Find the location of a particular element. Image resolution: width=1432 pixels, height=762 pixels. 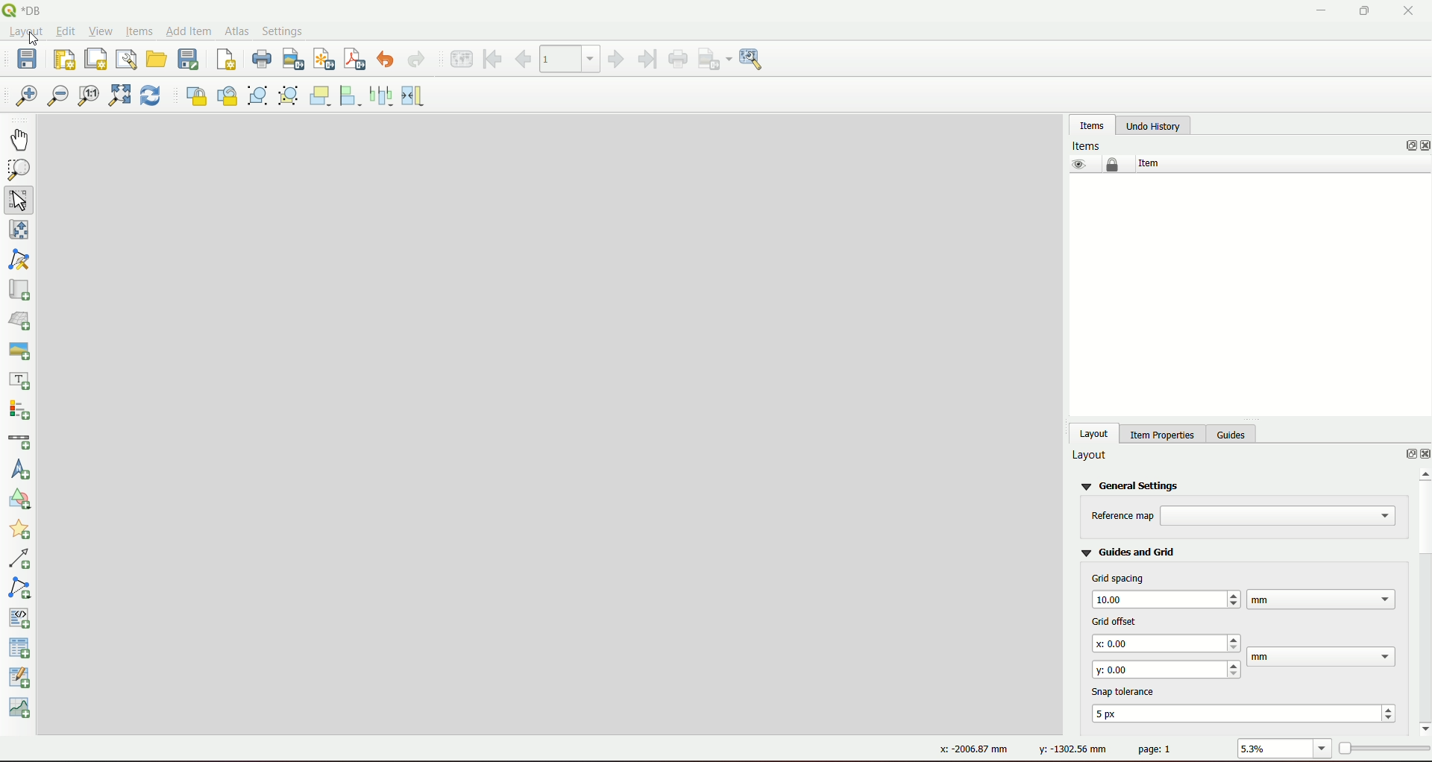

item is located at coordinates (1147, 163).